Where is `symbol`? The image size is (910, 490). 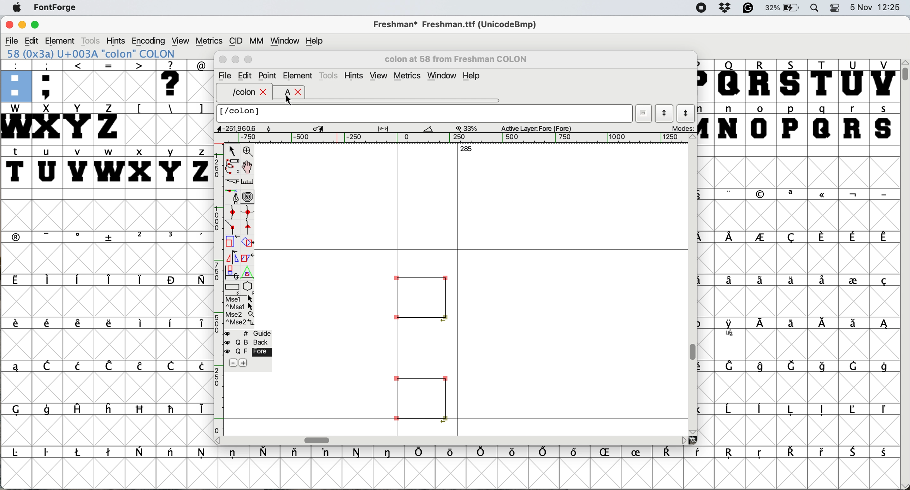
symbol is located at coordinates (172, 409).